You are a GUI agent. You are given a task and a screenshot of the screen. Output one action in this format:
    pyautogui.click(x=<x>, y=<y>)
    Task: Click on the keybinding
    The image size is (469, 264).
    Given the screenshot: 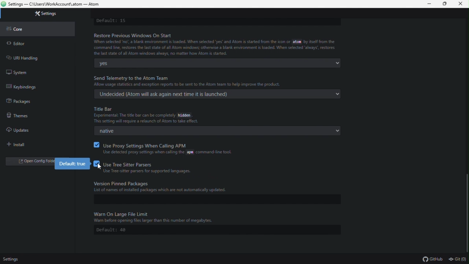 What is the action you would take?
    pyautogui.click(x=29, y=87)
    